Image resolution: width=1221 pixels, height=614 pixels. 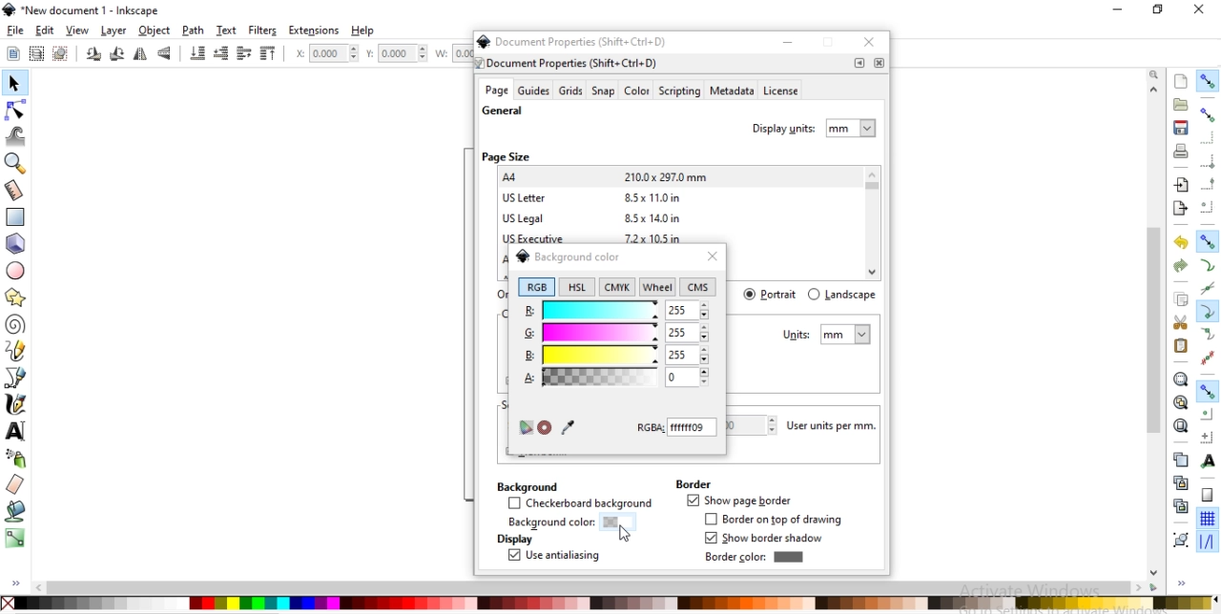 I want to click on erase existing paths, so click(x=15, y=483).